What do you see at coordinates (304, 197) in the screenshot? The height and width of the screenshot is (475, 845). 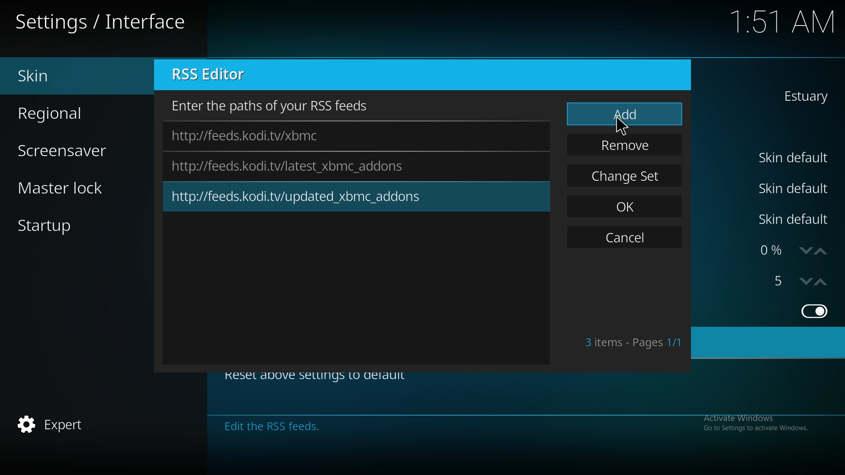 I see `path` at bounding box center [304, 197].